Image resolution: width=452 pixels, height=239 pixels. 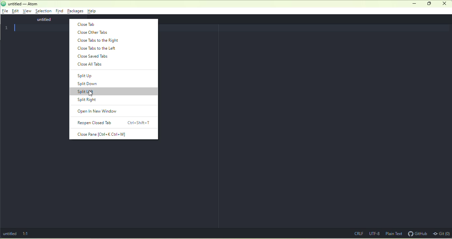 What do you see at coordinates (95, 65) in the screenshot?
I see `close all tabs` at bounding box center [95, 65].